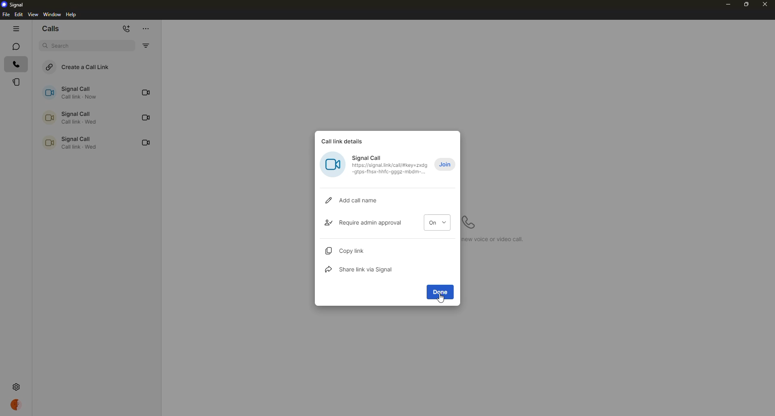  What do you see at coordinates (54, 29) in the screenshot?
I see `calls` at bounding box center [54, 29].